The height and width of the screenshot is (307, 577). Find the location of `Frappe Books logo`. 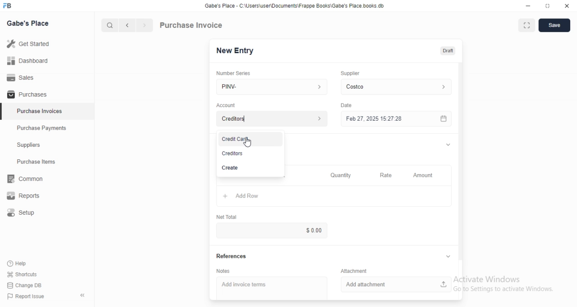

Frappe Books logo is located at coordinates (7, 5).